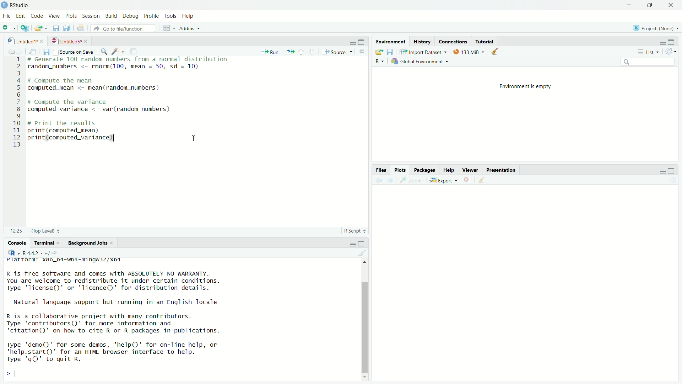 This screenshot has width=682, height=384. Describe the element at coordinates (128, 352) in the screenshot. I see `Type 'demo()' for some demos, 'help()' for on-line help, or
*help.start()" for an HTML browser interface to help.
Type 'gQ)' to quit R.` at that location.